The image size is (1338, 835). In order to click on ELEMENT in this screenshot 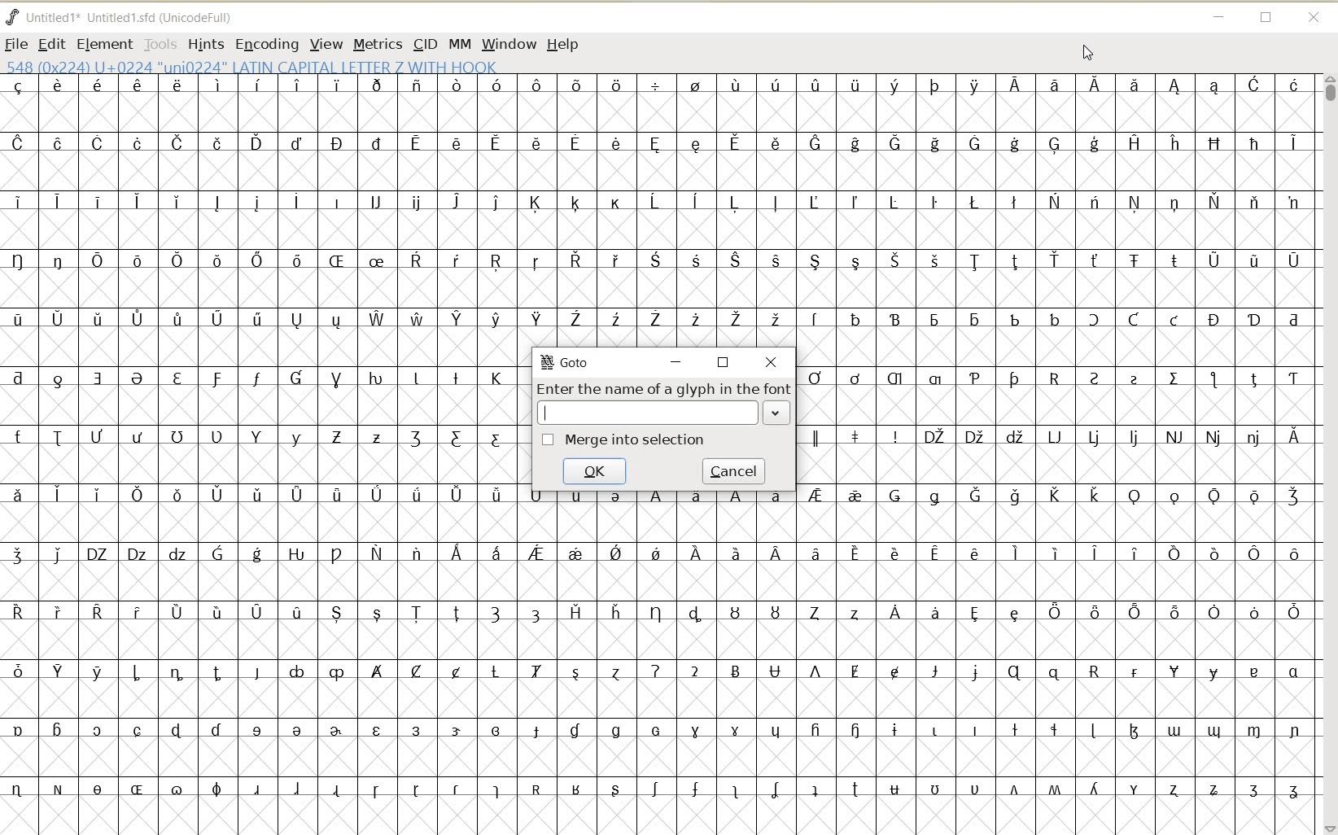, I will do `click(104, 45)`.